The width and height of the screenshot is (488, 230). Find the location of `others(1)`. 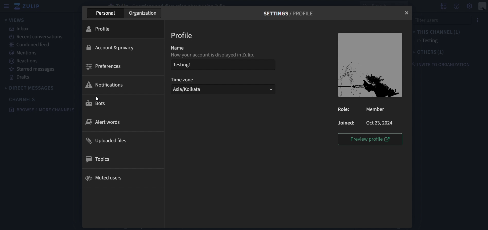

others(1) is located at coordinates (426, 52).